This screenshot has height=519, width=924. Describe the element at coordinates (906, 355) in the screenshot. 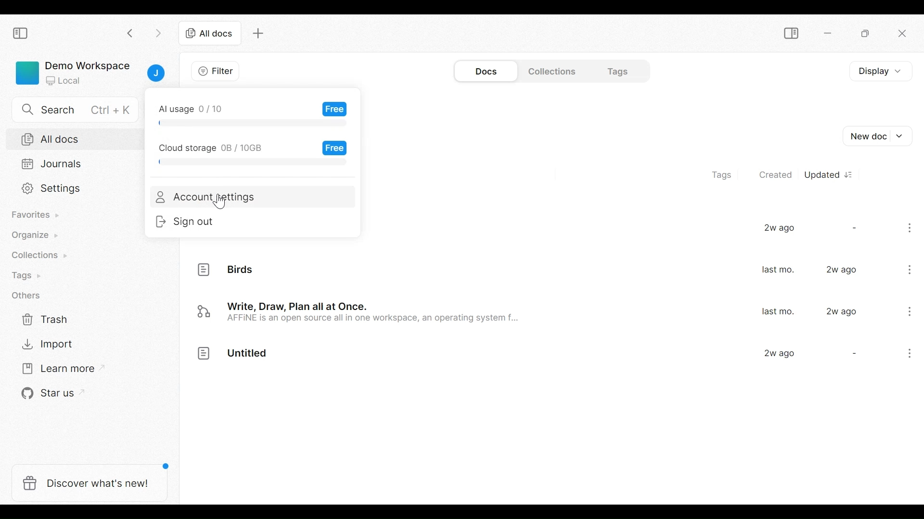

I see `more options` at that location.